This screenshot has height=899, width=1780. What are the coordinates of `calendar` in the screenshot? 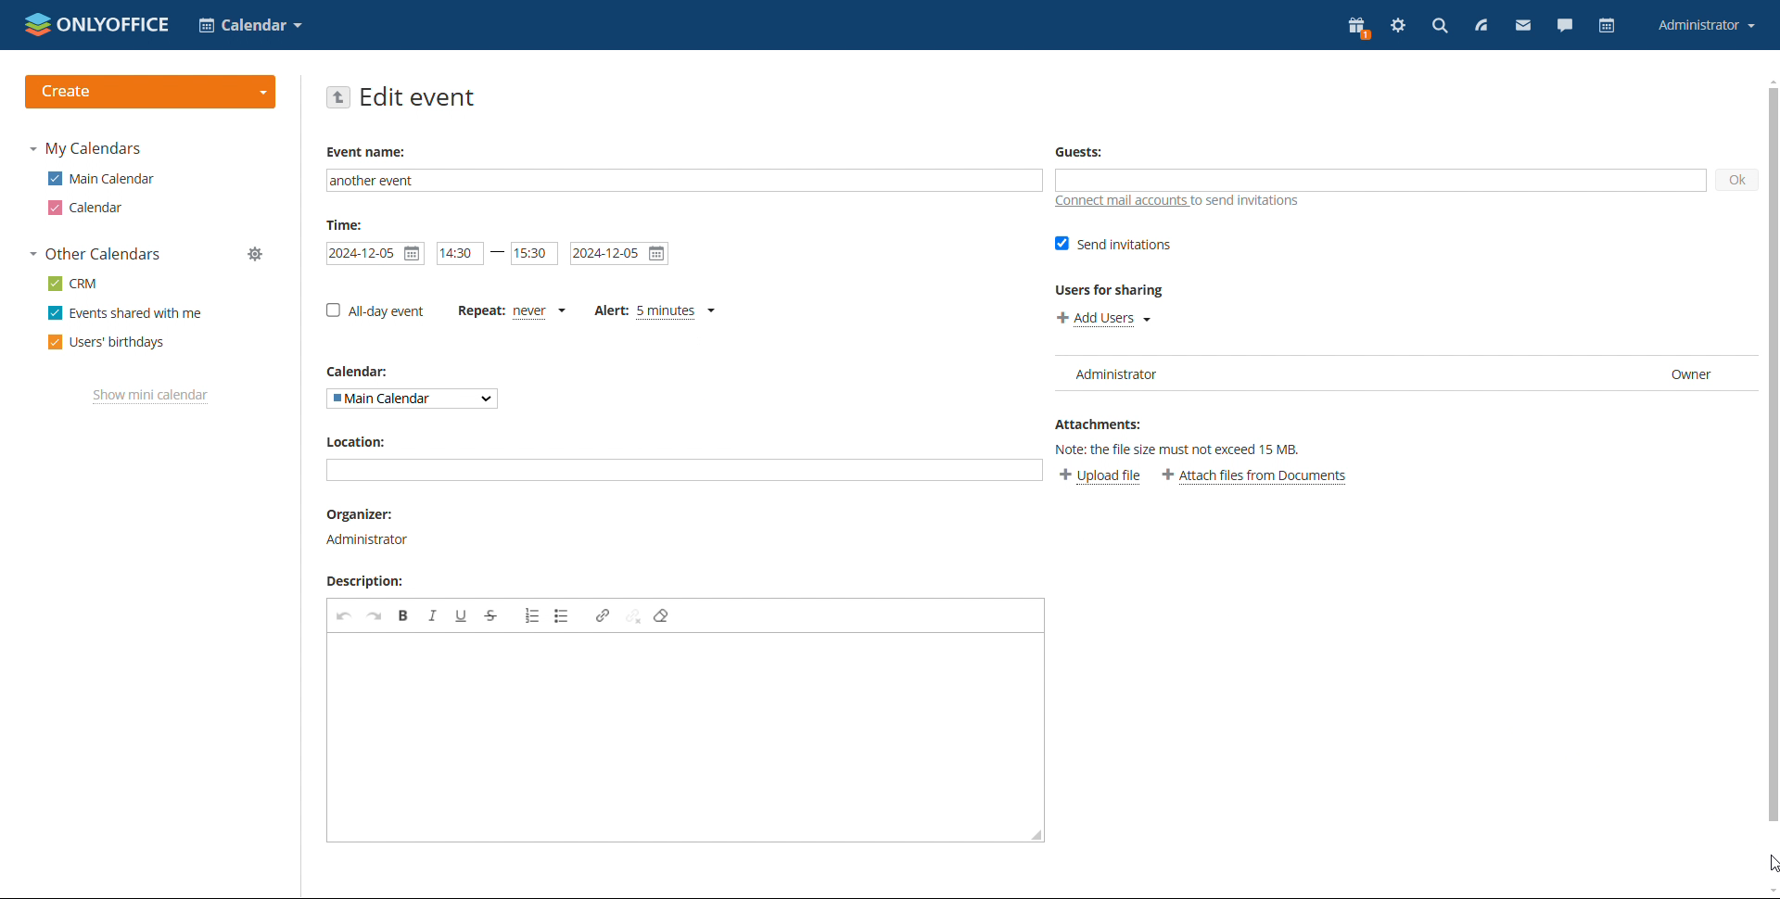 It's located at (1608, 26).